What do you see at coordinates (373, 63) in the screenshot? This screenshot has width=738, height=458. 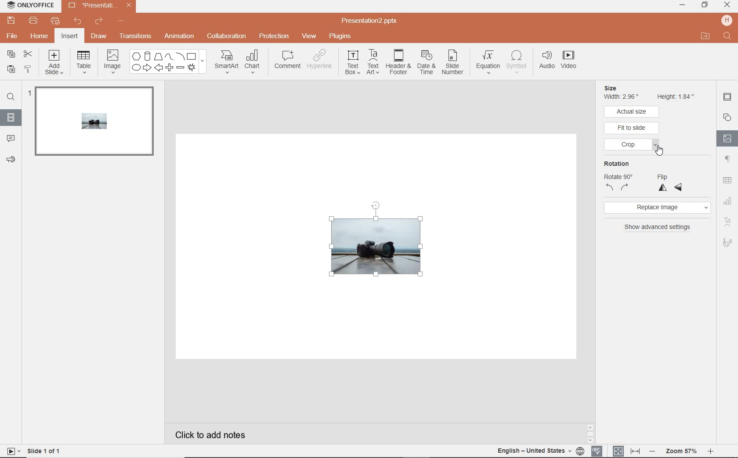 I see `text art` at bounding box center [373, 63].